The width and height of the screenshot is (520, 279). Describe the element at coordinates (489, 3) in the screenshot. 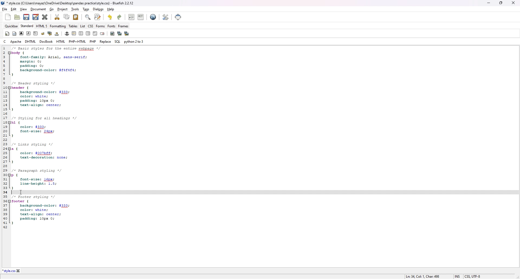

I see `minimize` at that location.